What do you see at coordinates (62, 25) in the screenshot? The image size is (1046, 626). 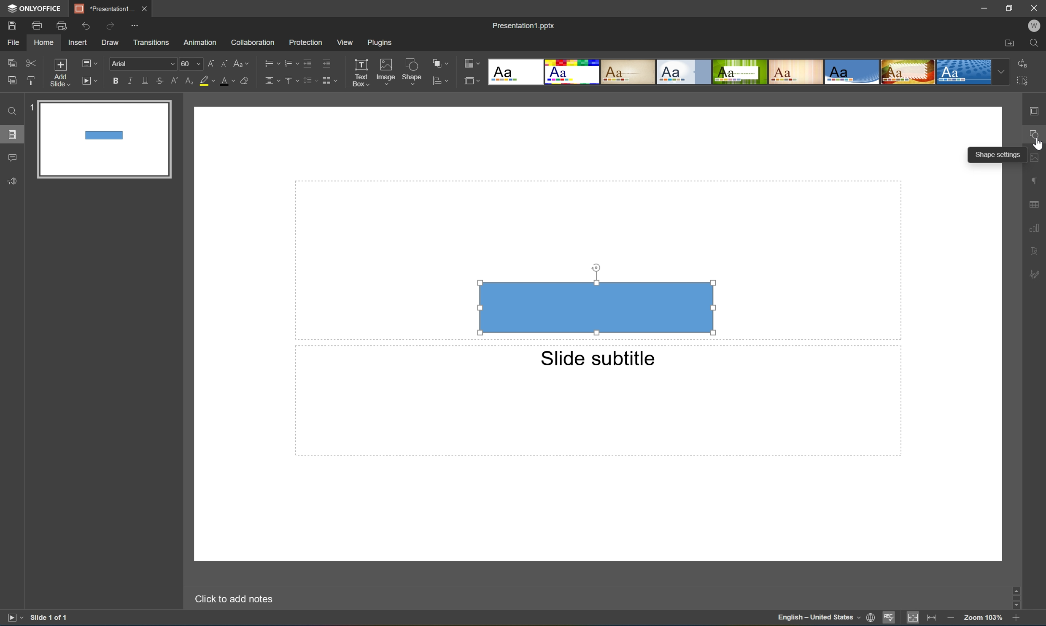 I see `Quick print` at bounding box center [62, 25].